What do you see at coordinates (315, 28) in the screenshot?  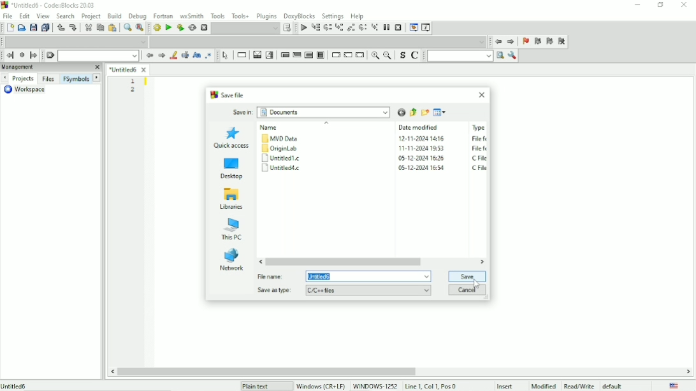 I see `Run to cursor` at bounding box center [315, 28].